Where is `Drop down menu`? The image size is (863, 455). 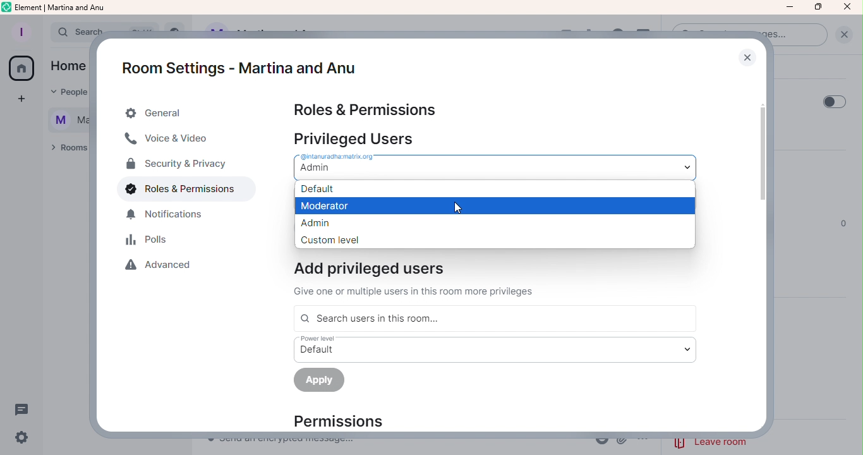 Drop down menu is located at coordinates (491, 166).